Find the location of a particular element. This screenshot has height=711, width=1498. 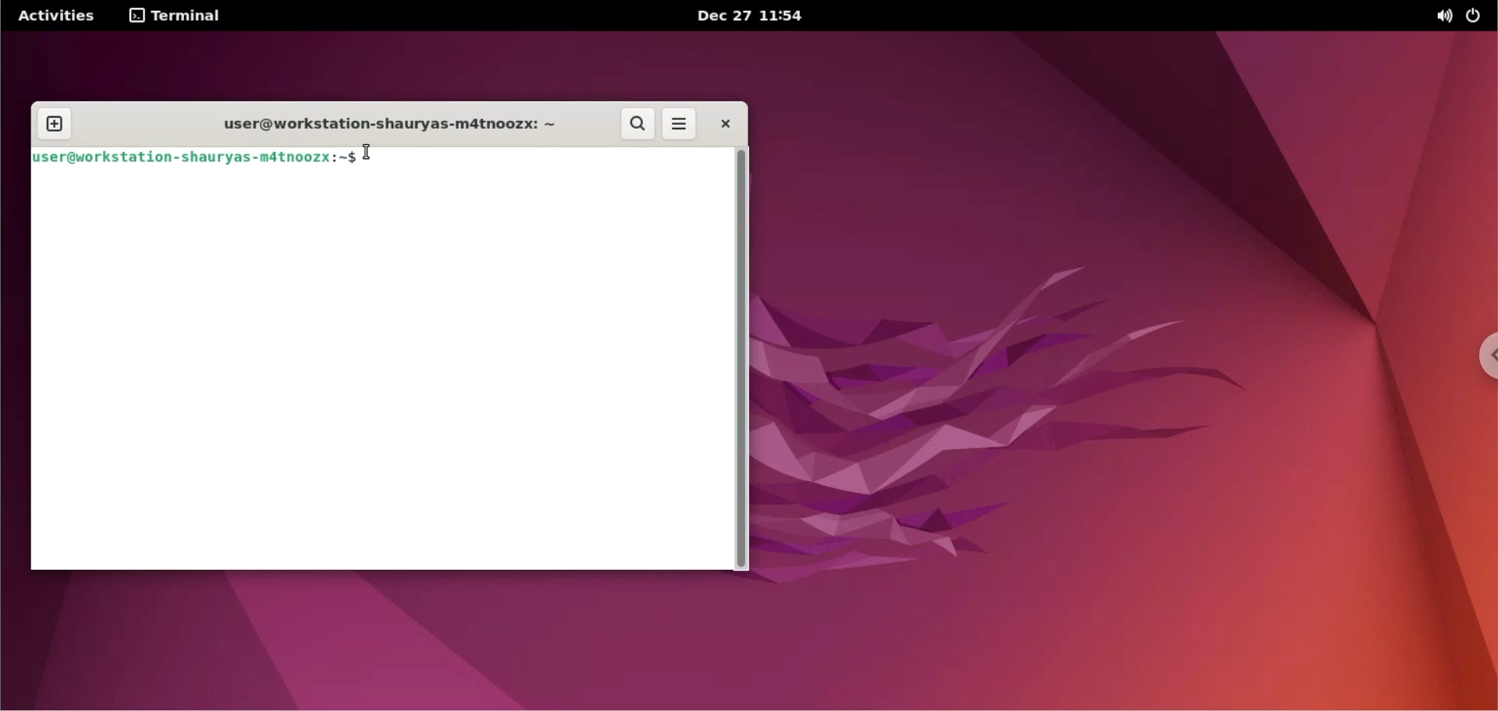

power options is located at coordinates (1476, 16).